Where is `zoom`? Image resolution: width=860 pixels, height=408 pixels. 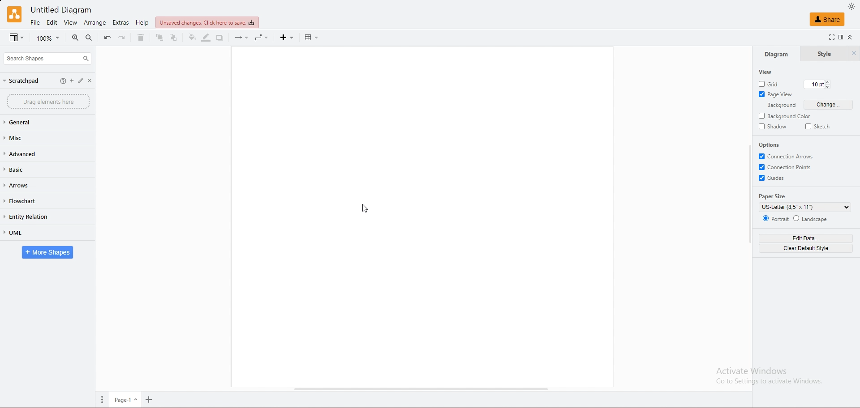
zoom is located at coordinates (150, 399).